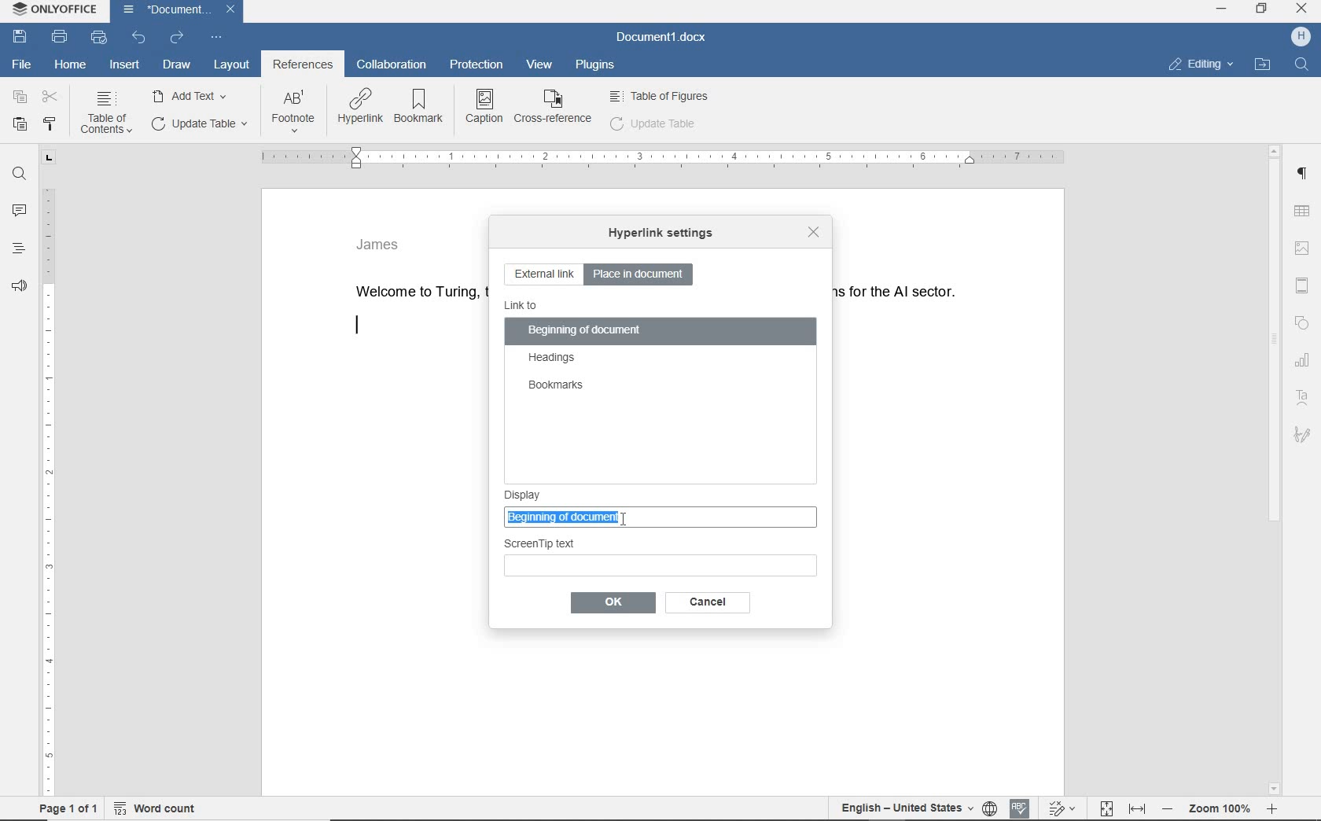  I want to click on fit to width, so click(1137, 808).